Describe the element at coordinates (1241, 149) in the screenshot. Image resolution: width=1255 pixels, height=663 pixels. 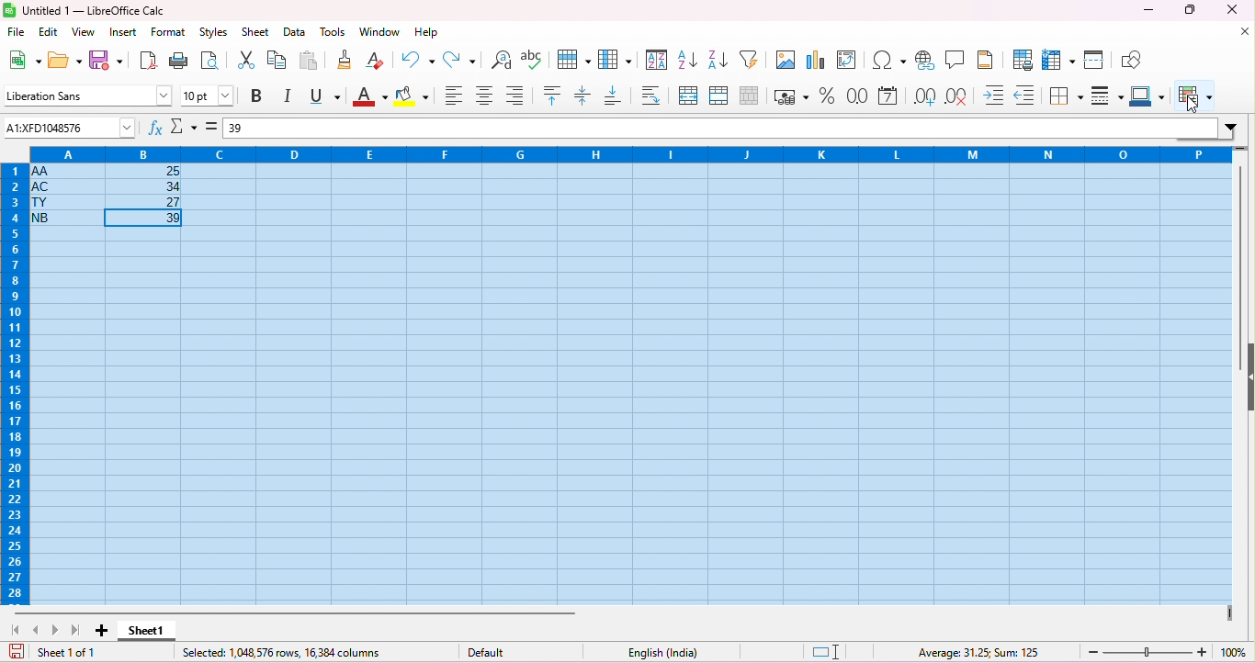
I see `drag to view rows` at that location.